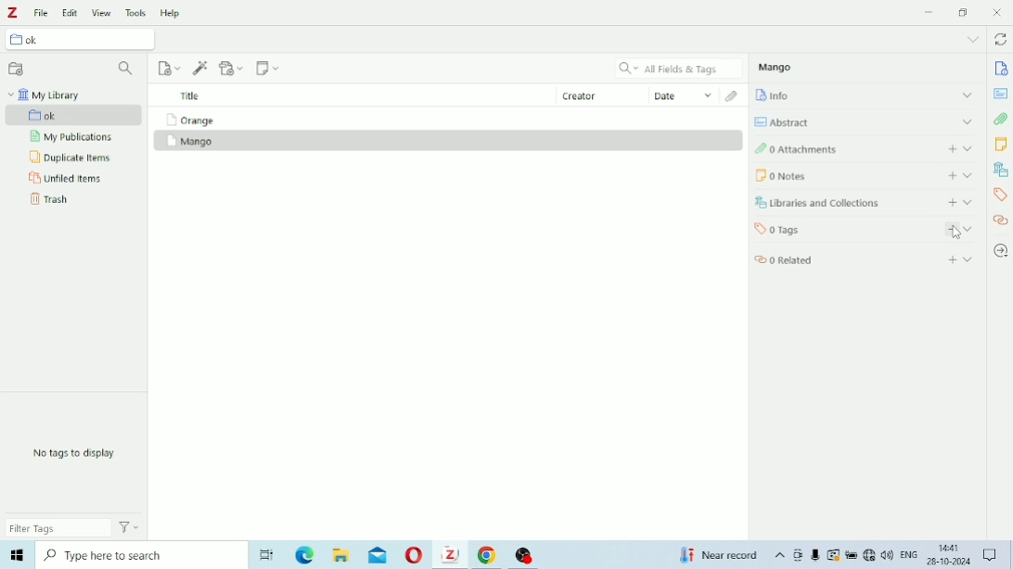 This screenshot has width=1013, height=569. I want to click on Microsoft Edge, so click(304, 556).